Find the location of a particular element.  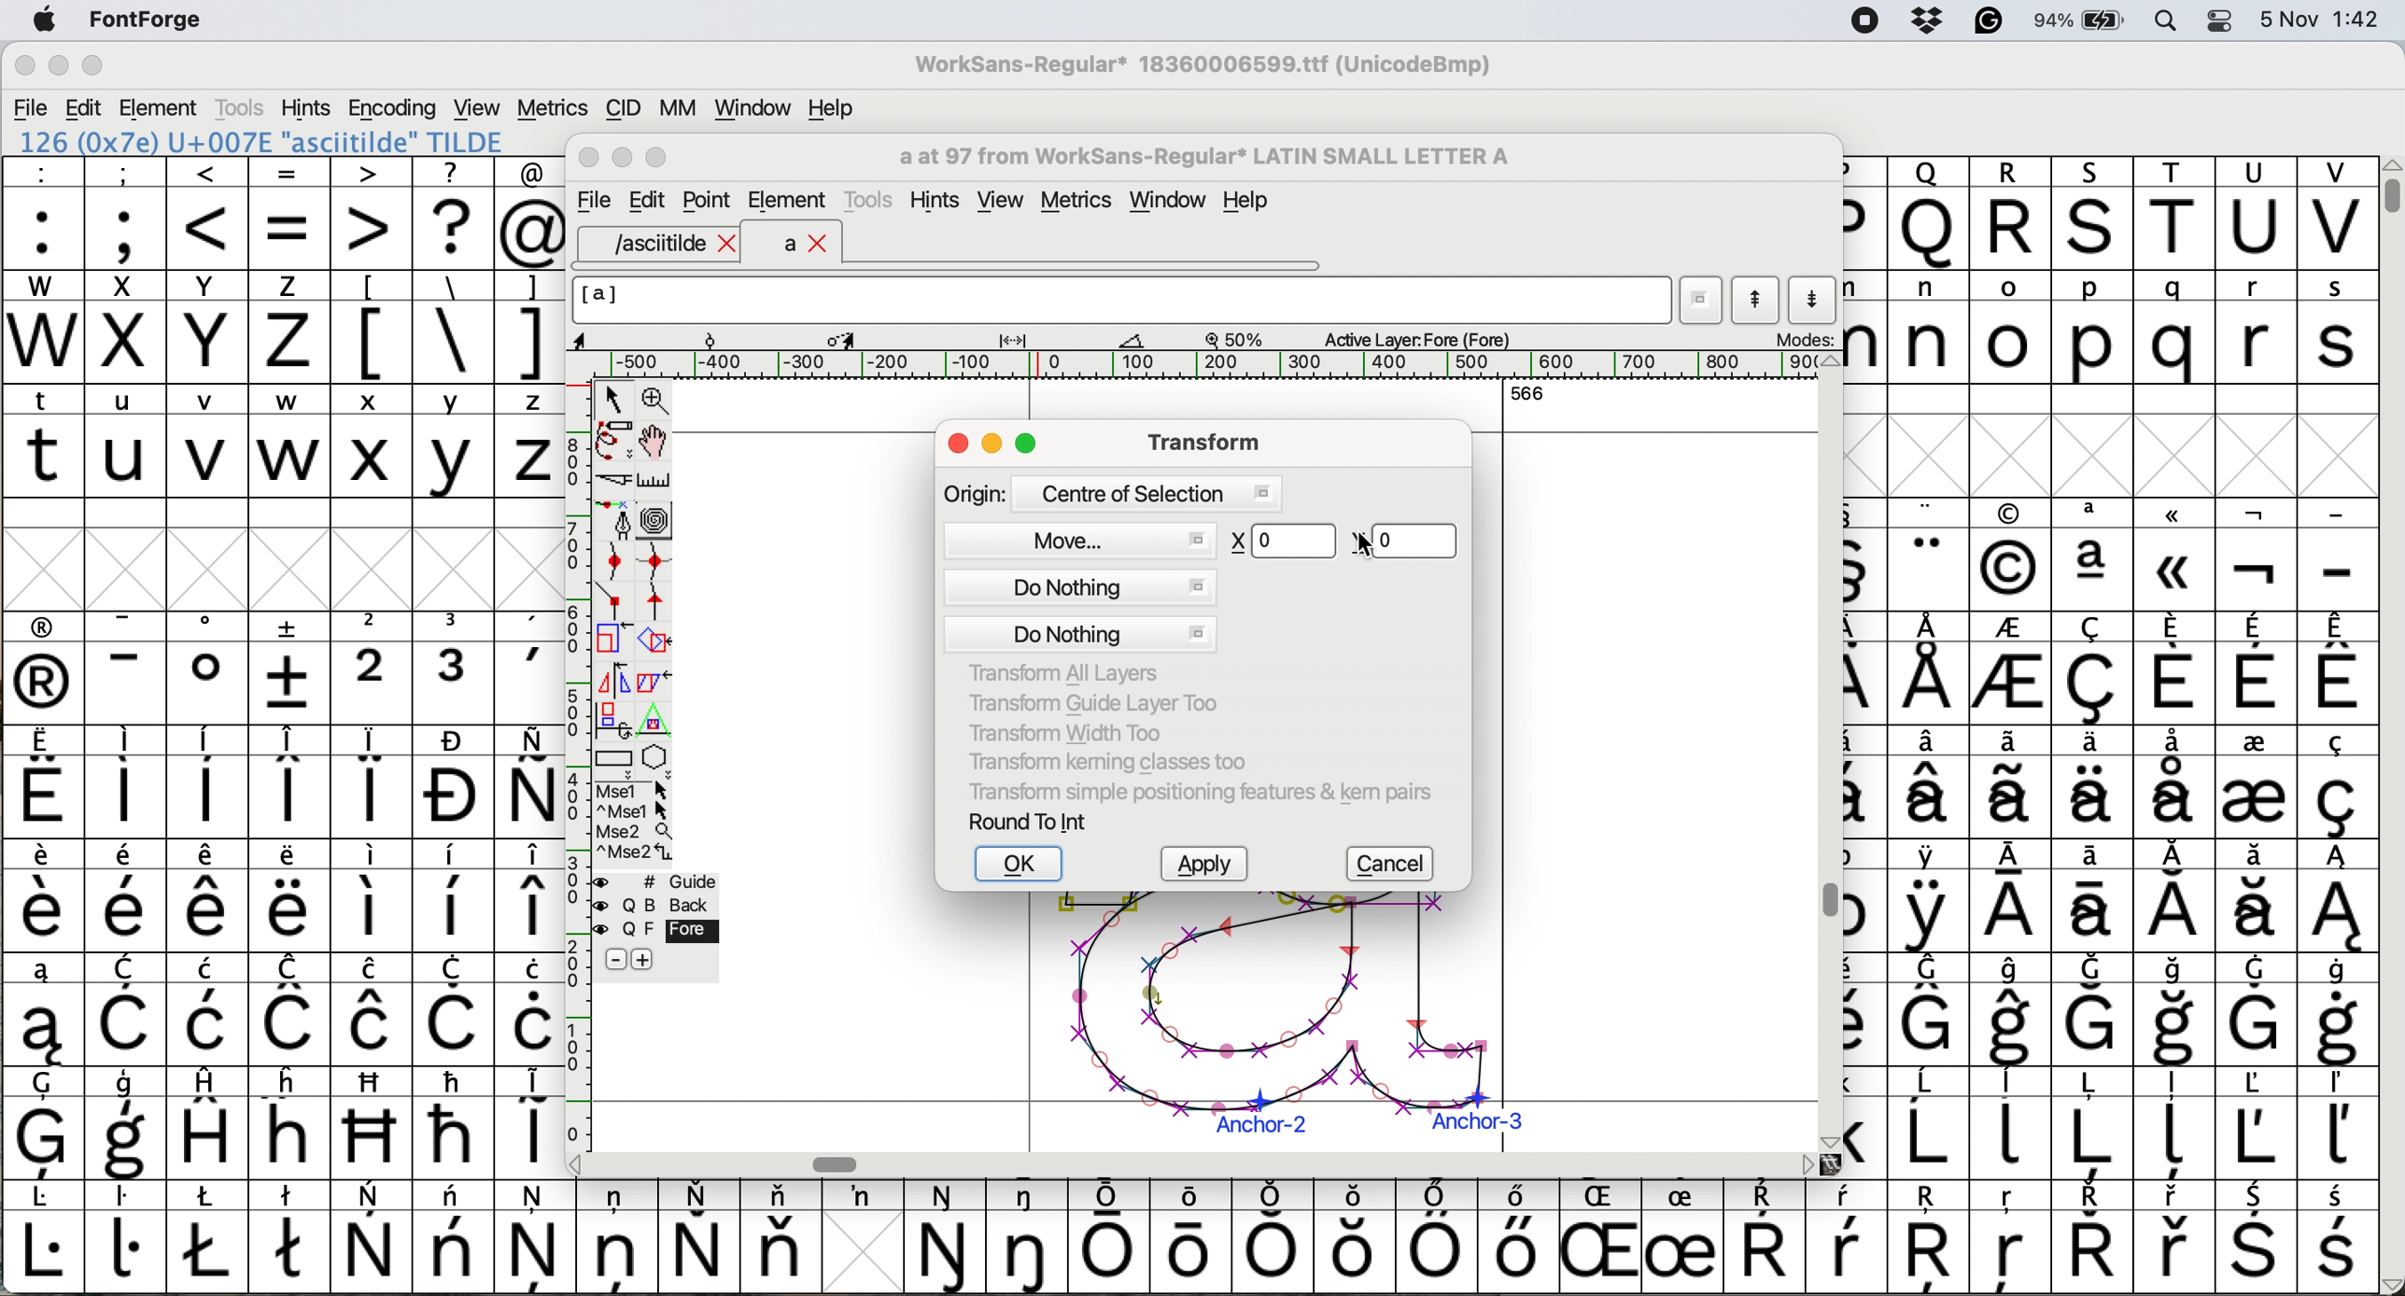

draw freehand curve is located at coordinates (612, 440).